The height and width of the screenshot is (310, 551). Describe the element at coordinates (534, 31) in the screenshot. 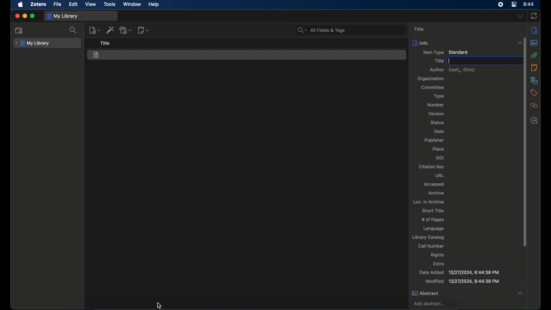

I see `info` at that location.